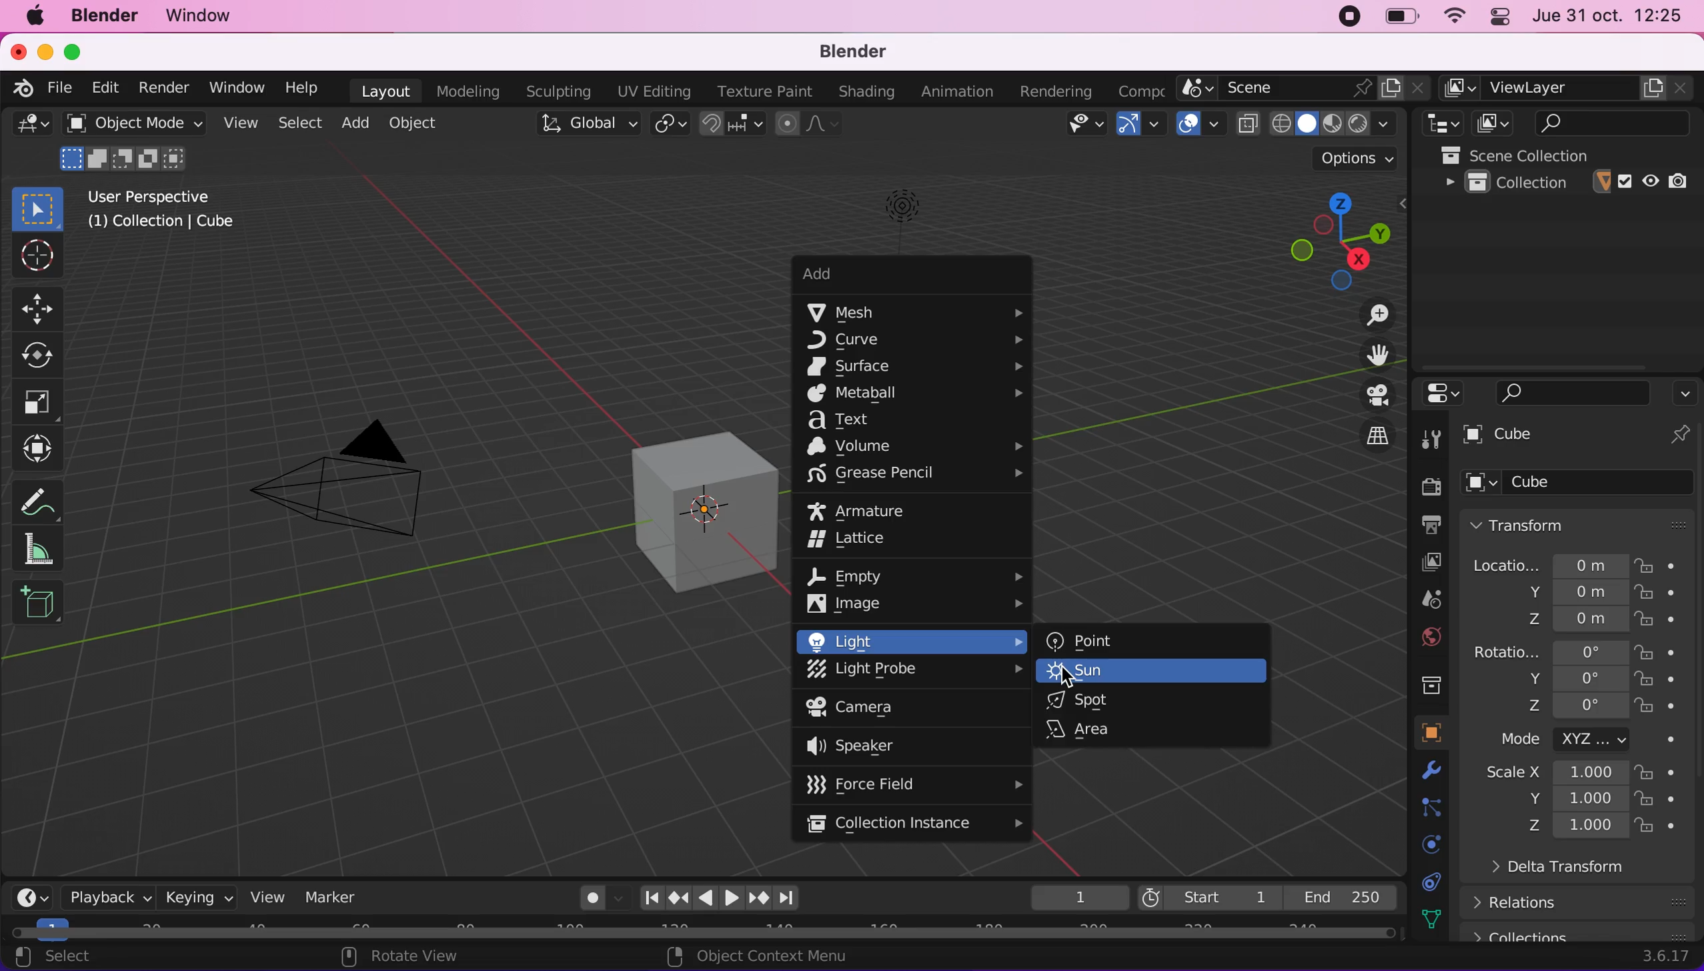 The width and height of the screenshot is (1704, 971). What do you see at coordinates (1571, 708) in the screenshot?
I see `z 0` at bounding box center [1571, 708].